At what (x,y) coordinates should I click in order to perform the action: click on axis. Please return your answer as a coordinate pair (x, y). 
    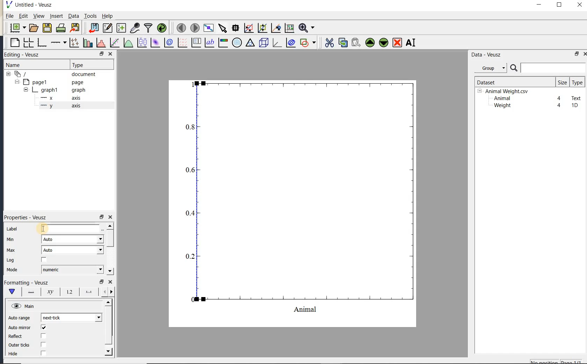
    Looking at the image, I should click on (59, 98).